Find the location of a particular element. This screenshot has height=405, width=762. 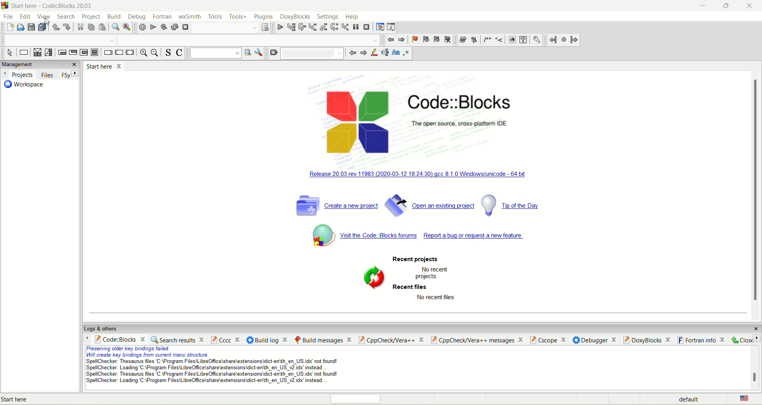

Code completion compiler is located at coordinates (250, 40).